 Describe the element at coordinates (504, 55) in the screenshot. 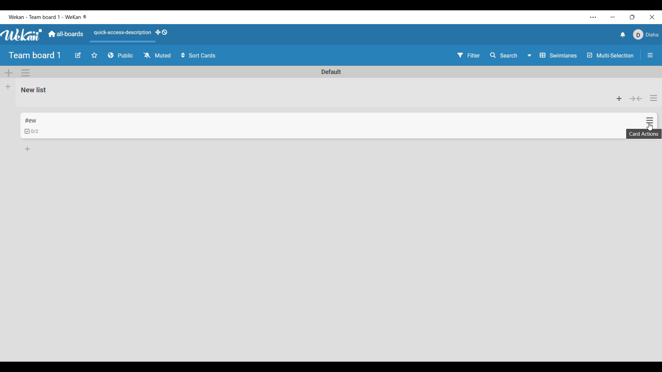

I see `Search` at that location.